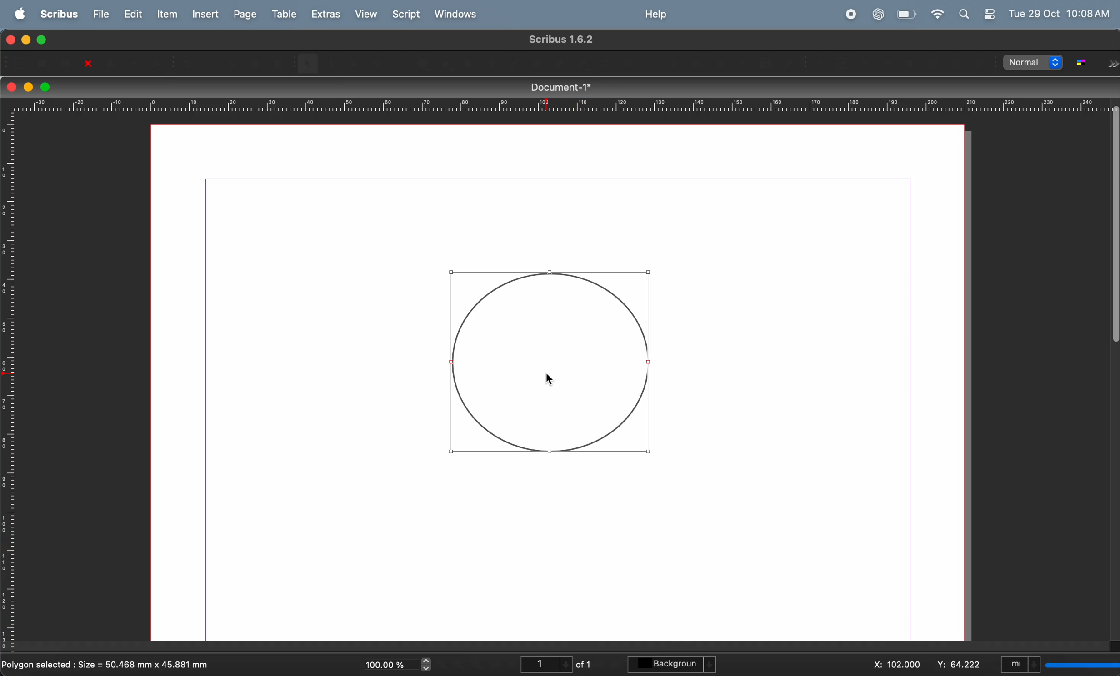 The height and width of the screenshot is (676, 1120). What do you see at coordinates (672, 663) in the screenshot?
I see `background` at bounding box center [672, 663].